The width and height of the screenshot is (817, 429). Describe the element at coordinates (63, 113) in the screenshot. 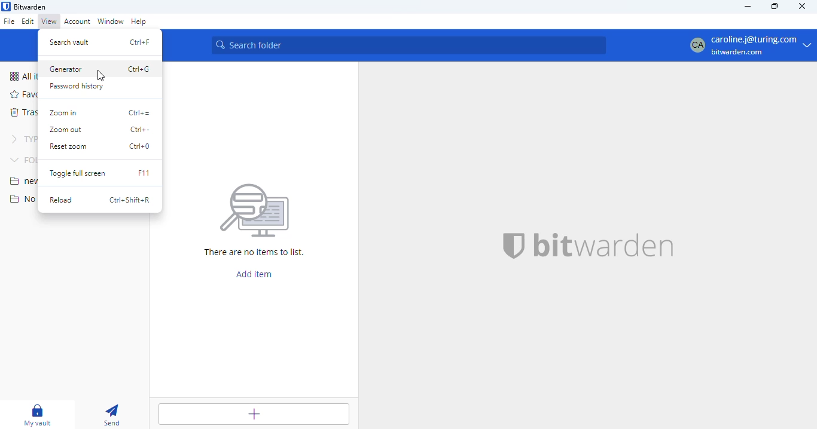

I see `zoom in` at that location.